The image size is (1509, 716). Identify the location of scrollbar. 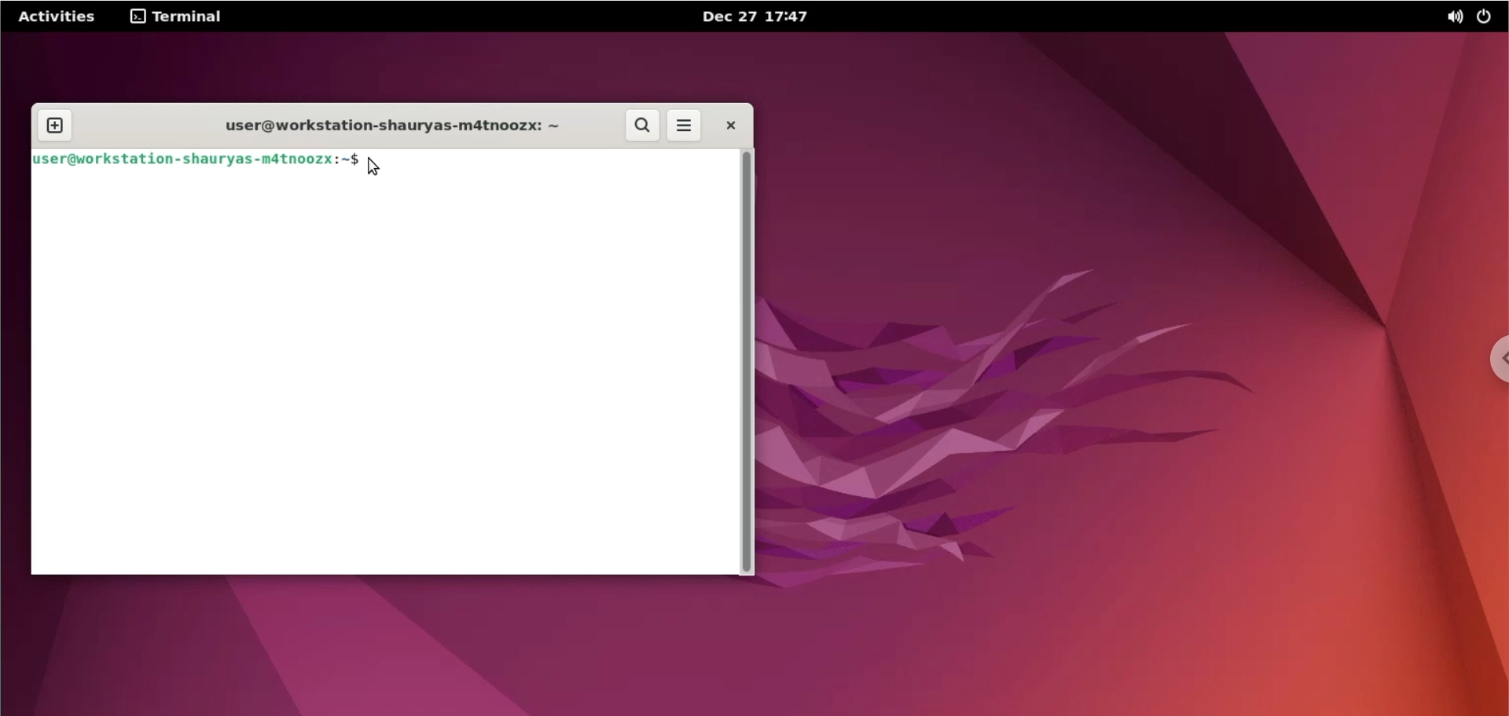
(749, 363).